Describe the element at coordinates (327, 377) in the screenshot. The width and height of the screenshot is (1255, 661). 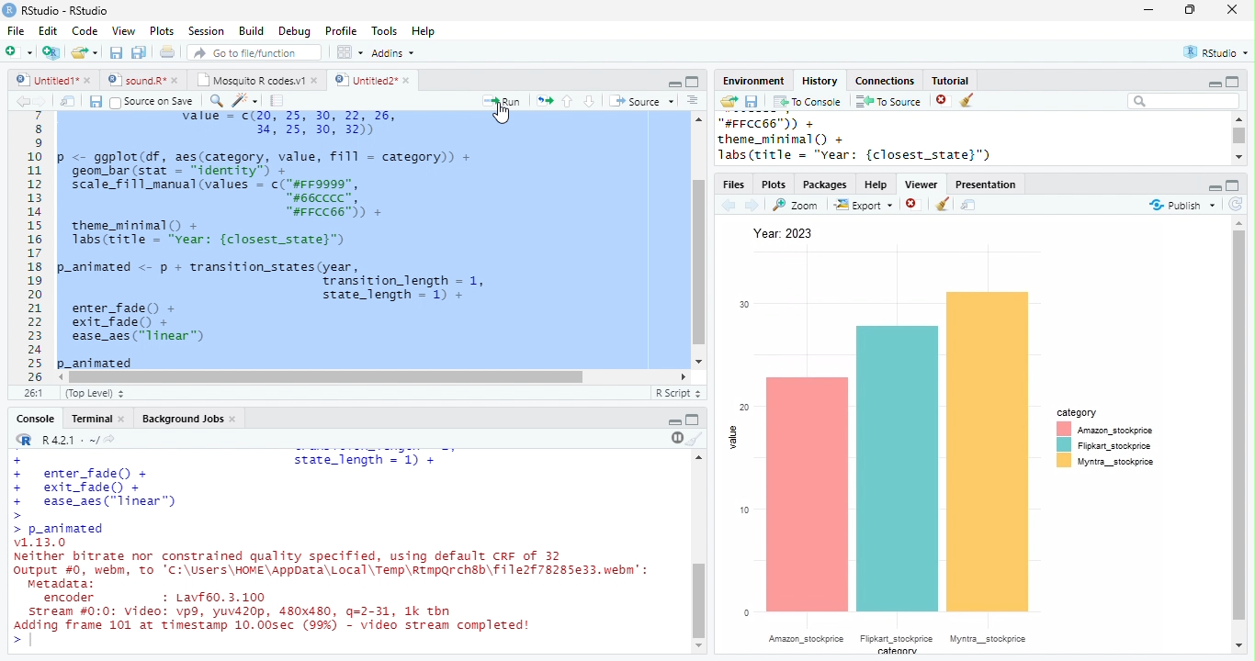
I see `scroll bar` at that location.